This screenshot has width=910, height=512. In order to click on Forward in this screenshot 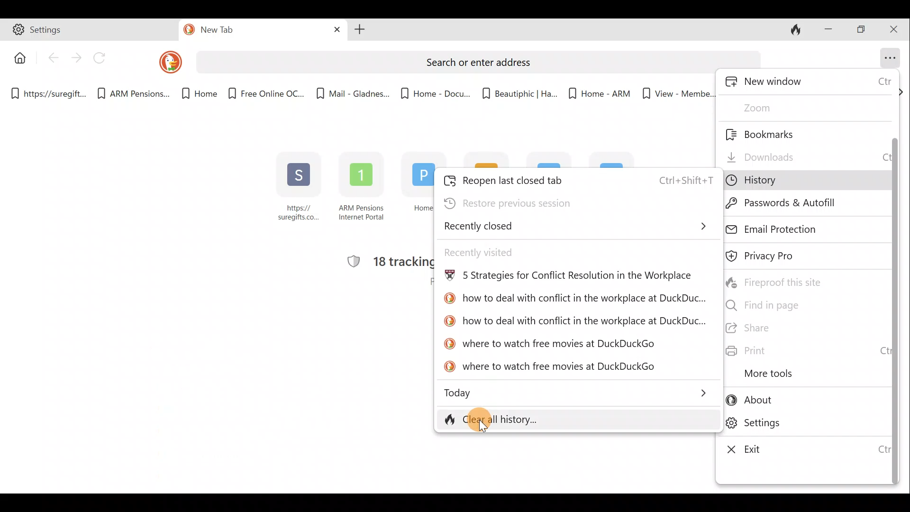, I will do `click(76, 57)`.